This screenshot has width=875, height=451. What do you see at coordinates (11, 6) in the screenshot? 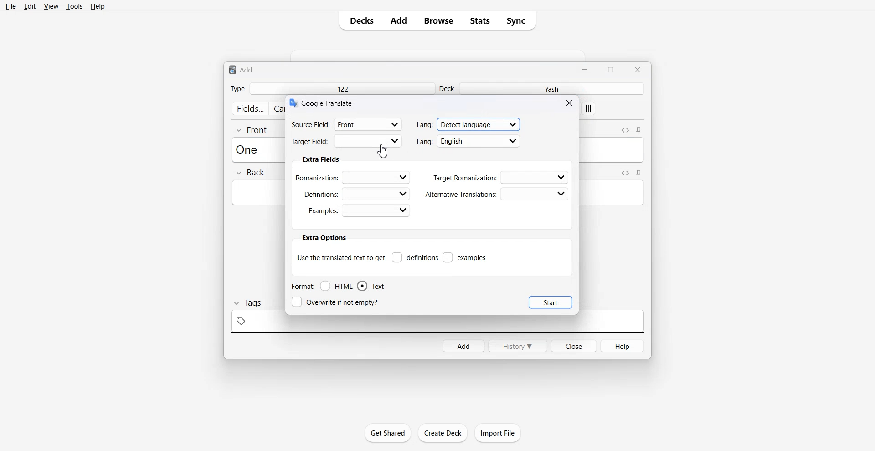
I see `File` at bounding box center [11, 6].